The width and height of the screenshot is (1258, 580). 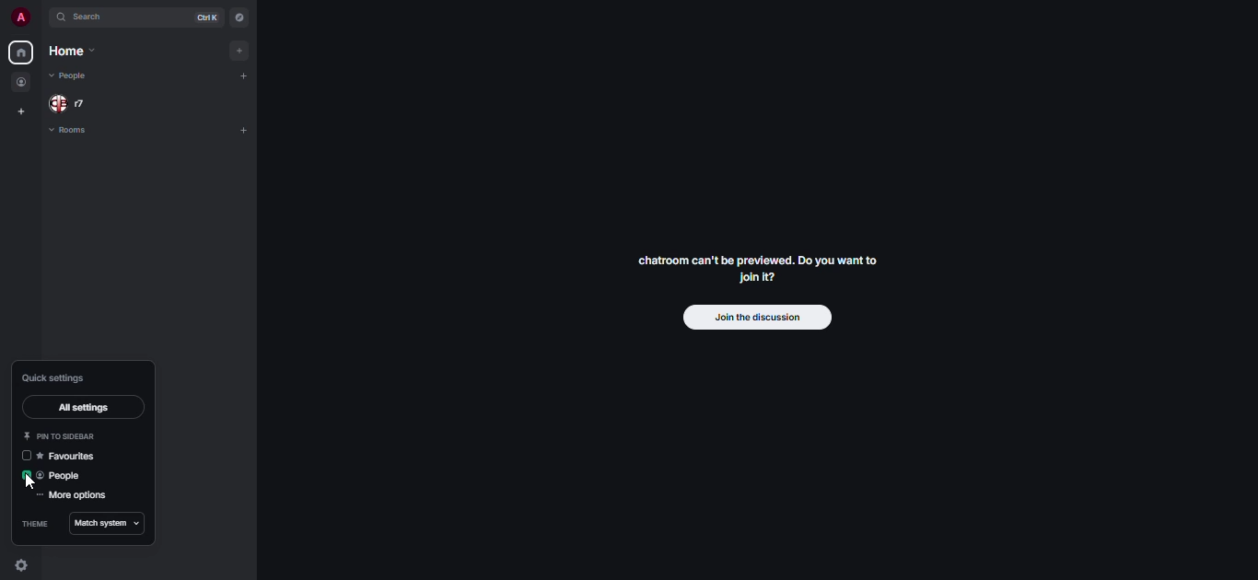 What do you see at coordinates (63, 435) in the screenshot?
I see `pin to sidebar` at bounding box center [63, 435].